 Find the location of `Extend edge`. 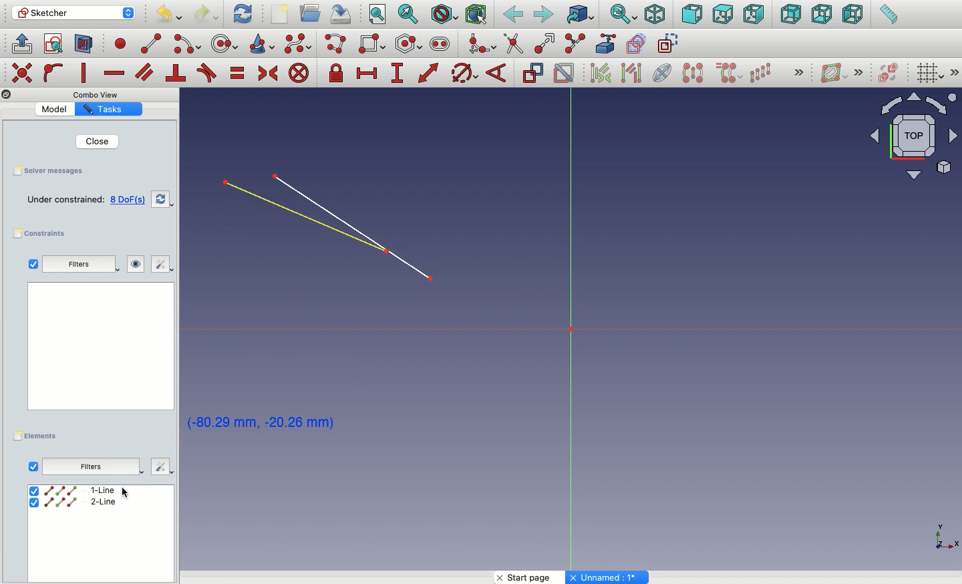

Extend edge is located at coordinates (547, 42).